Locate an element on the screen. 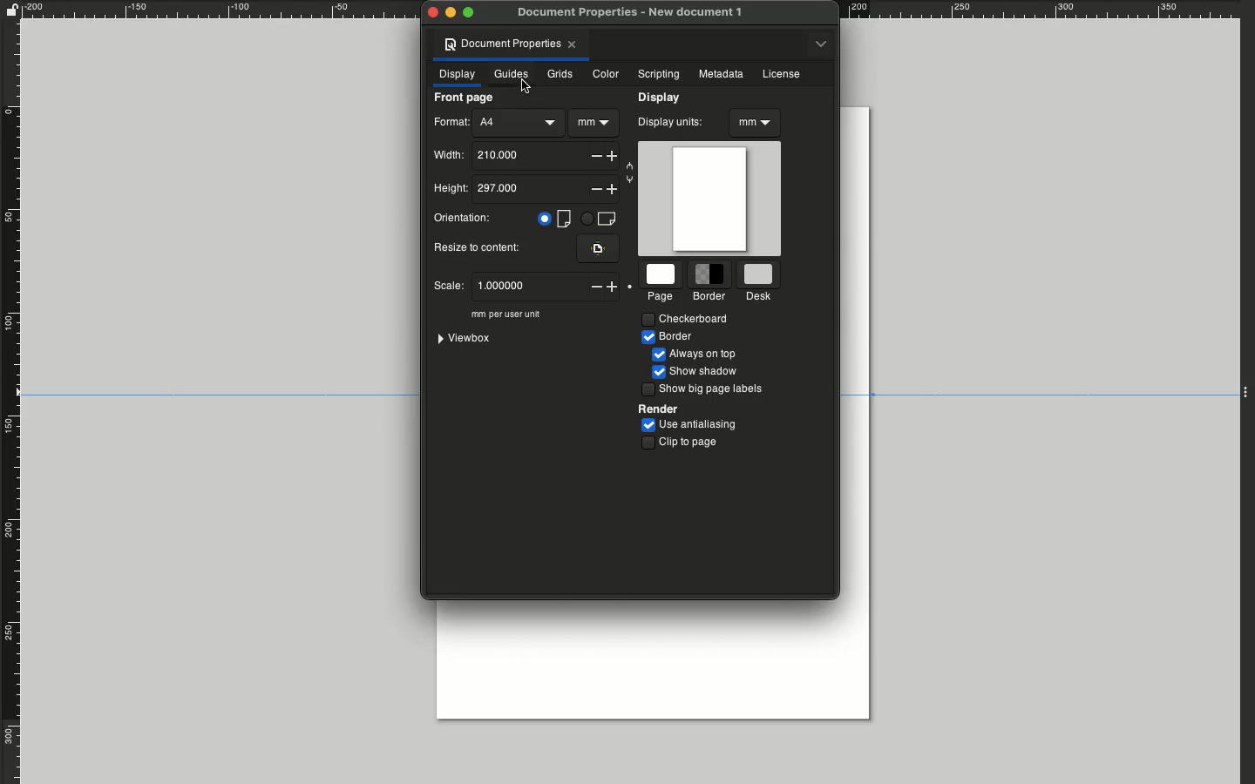 The width and height of the screenshot is (1255, 784). Grids is located at coordinates (560, 74).